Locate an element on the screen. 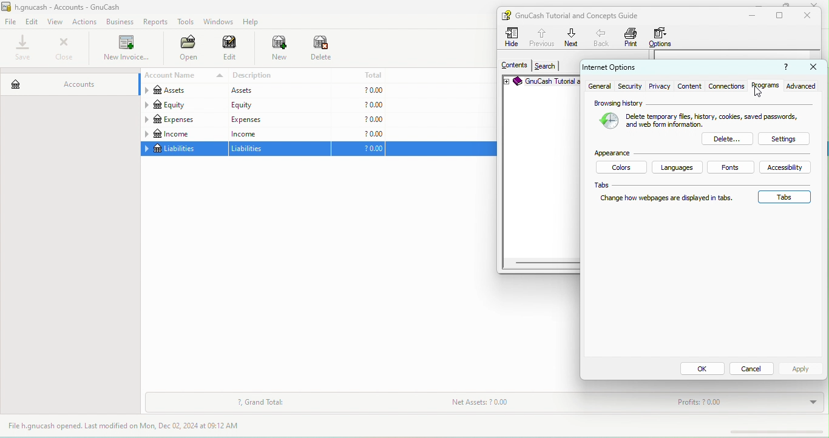 This screenshot has height=438, width=829. income is located at coordinates (278, 133).